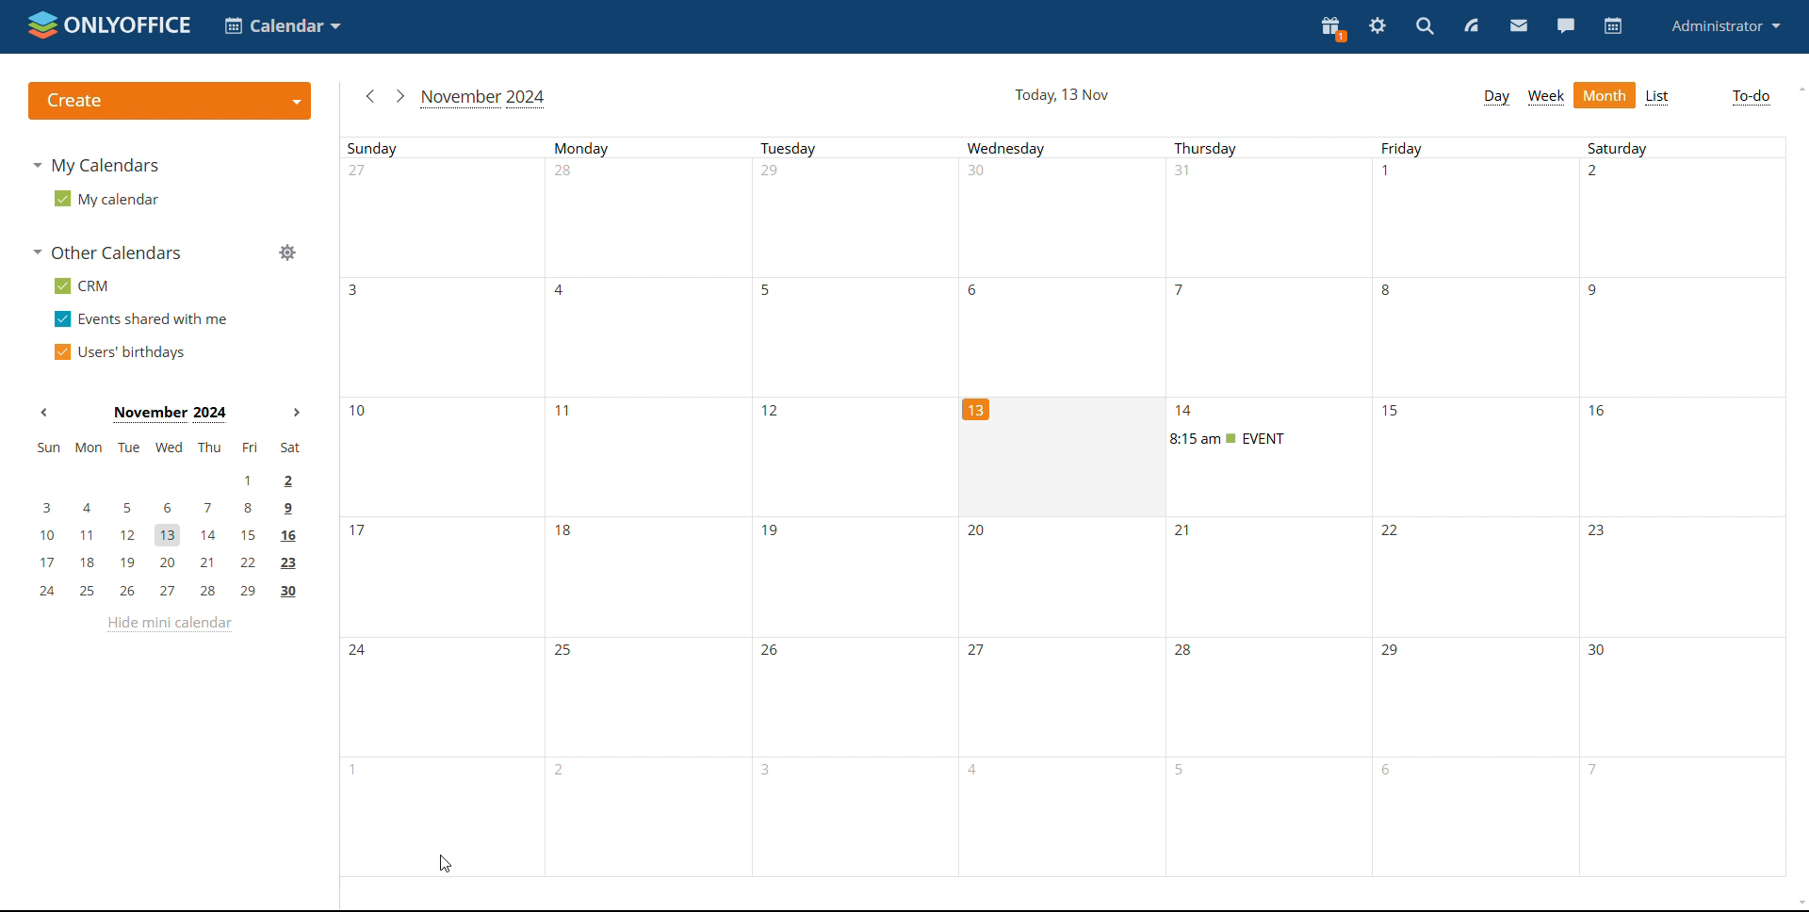  What do you see at coordinates (1059, 95) in the screenshot?
I see `current date` at bounding box center [1059, 95].